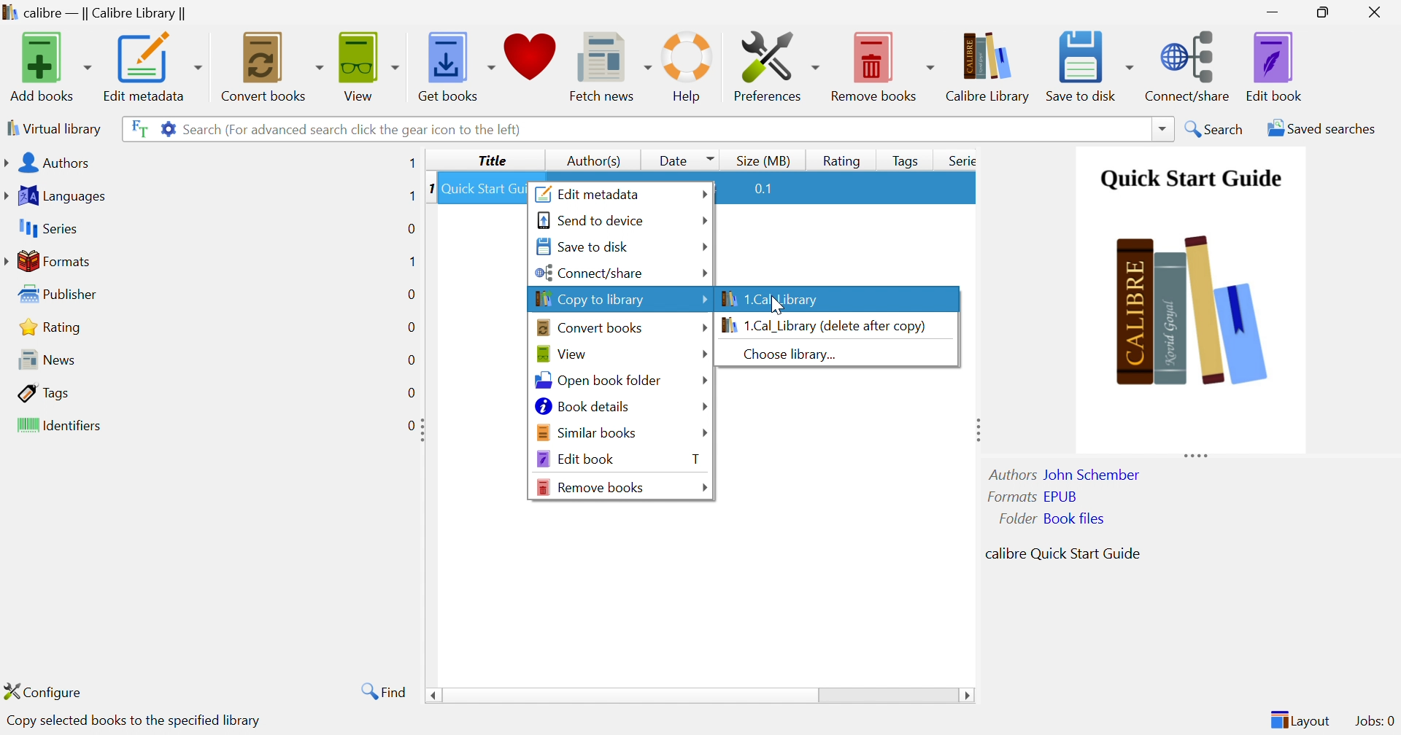 The width and height of the screenshot is (1401, 735). I want to click on Size (MB), so click(763, 160).